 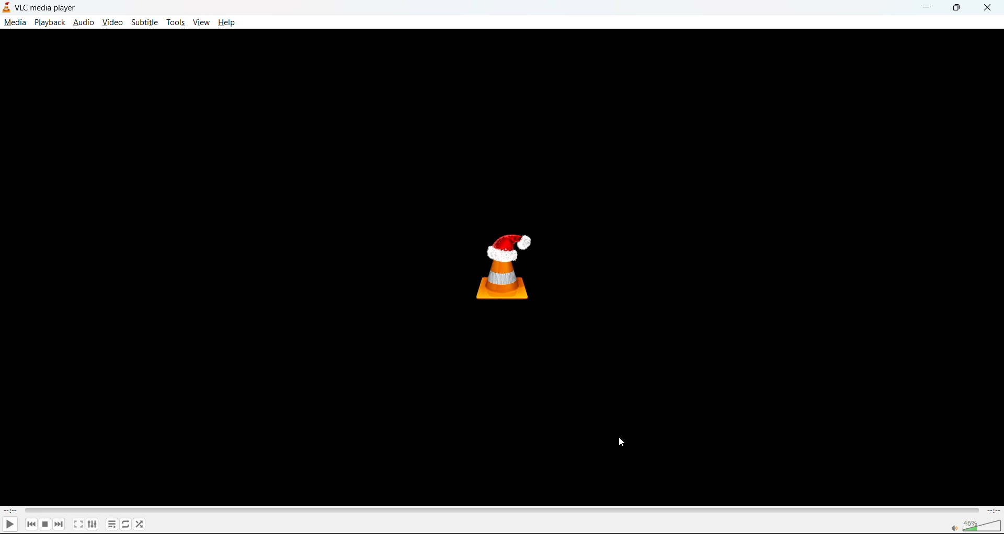 What do you see at coordinates (508, 266) in the screenshot?
I see `thumbnail` at bounding box center [508, 266].